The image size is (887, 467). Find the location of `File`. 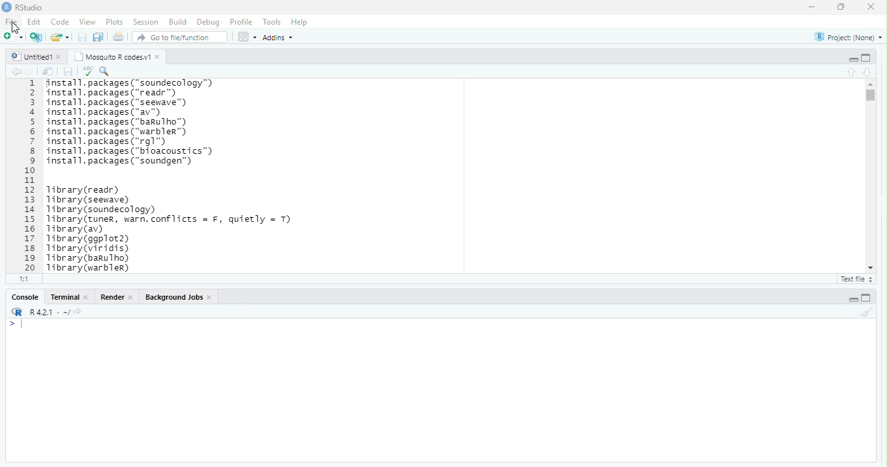

File is located at coordinates (13, 22).